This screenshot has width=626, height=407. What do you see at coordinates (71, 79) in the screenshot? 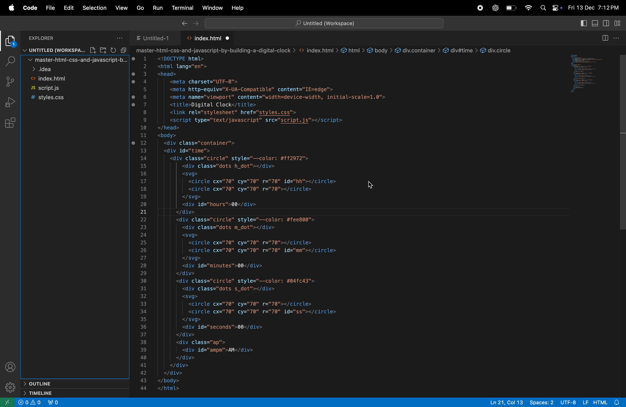
I see `index.html` at bounding box center [71, 79].